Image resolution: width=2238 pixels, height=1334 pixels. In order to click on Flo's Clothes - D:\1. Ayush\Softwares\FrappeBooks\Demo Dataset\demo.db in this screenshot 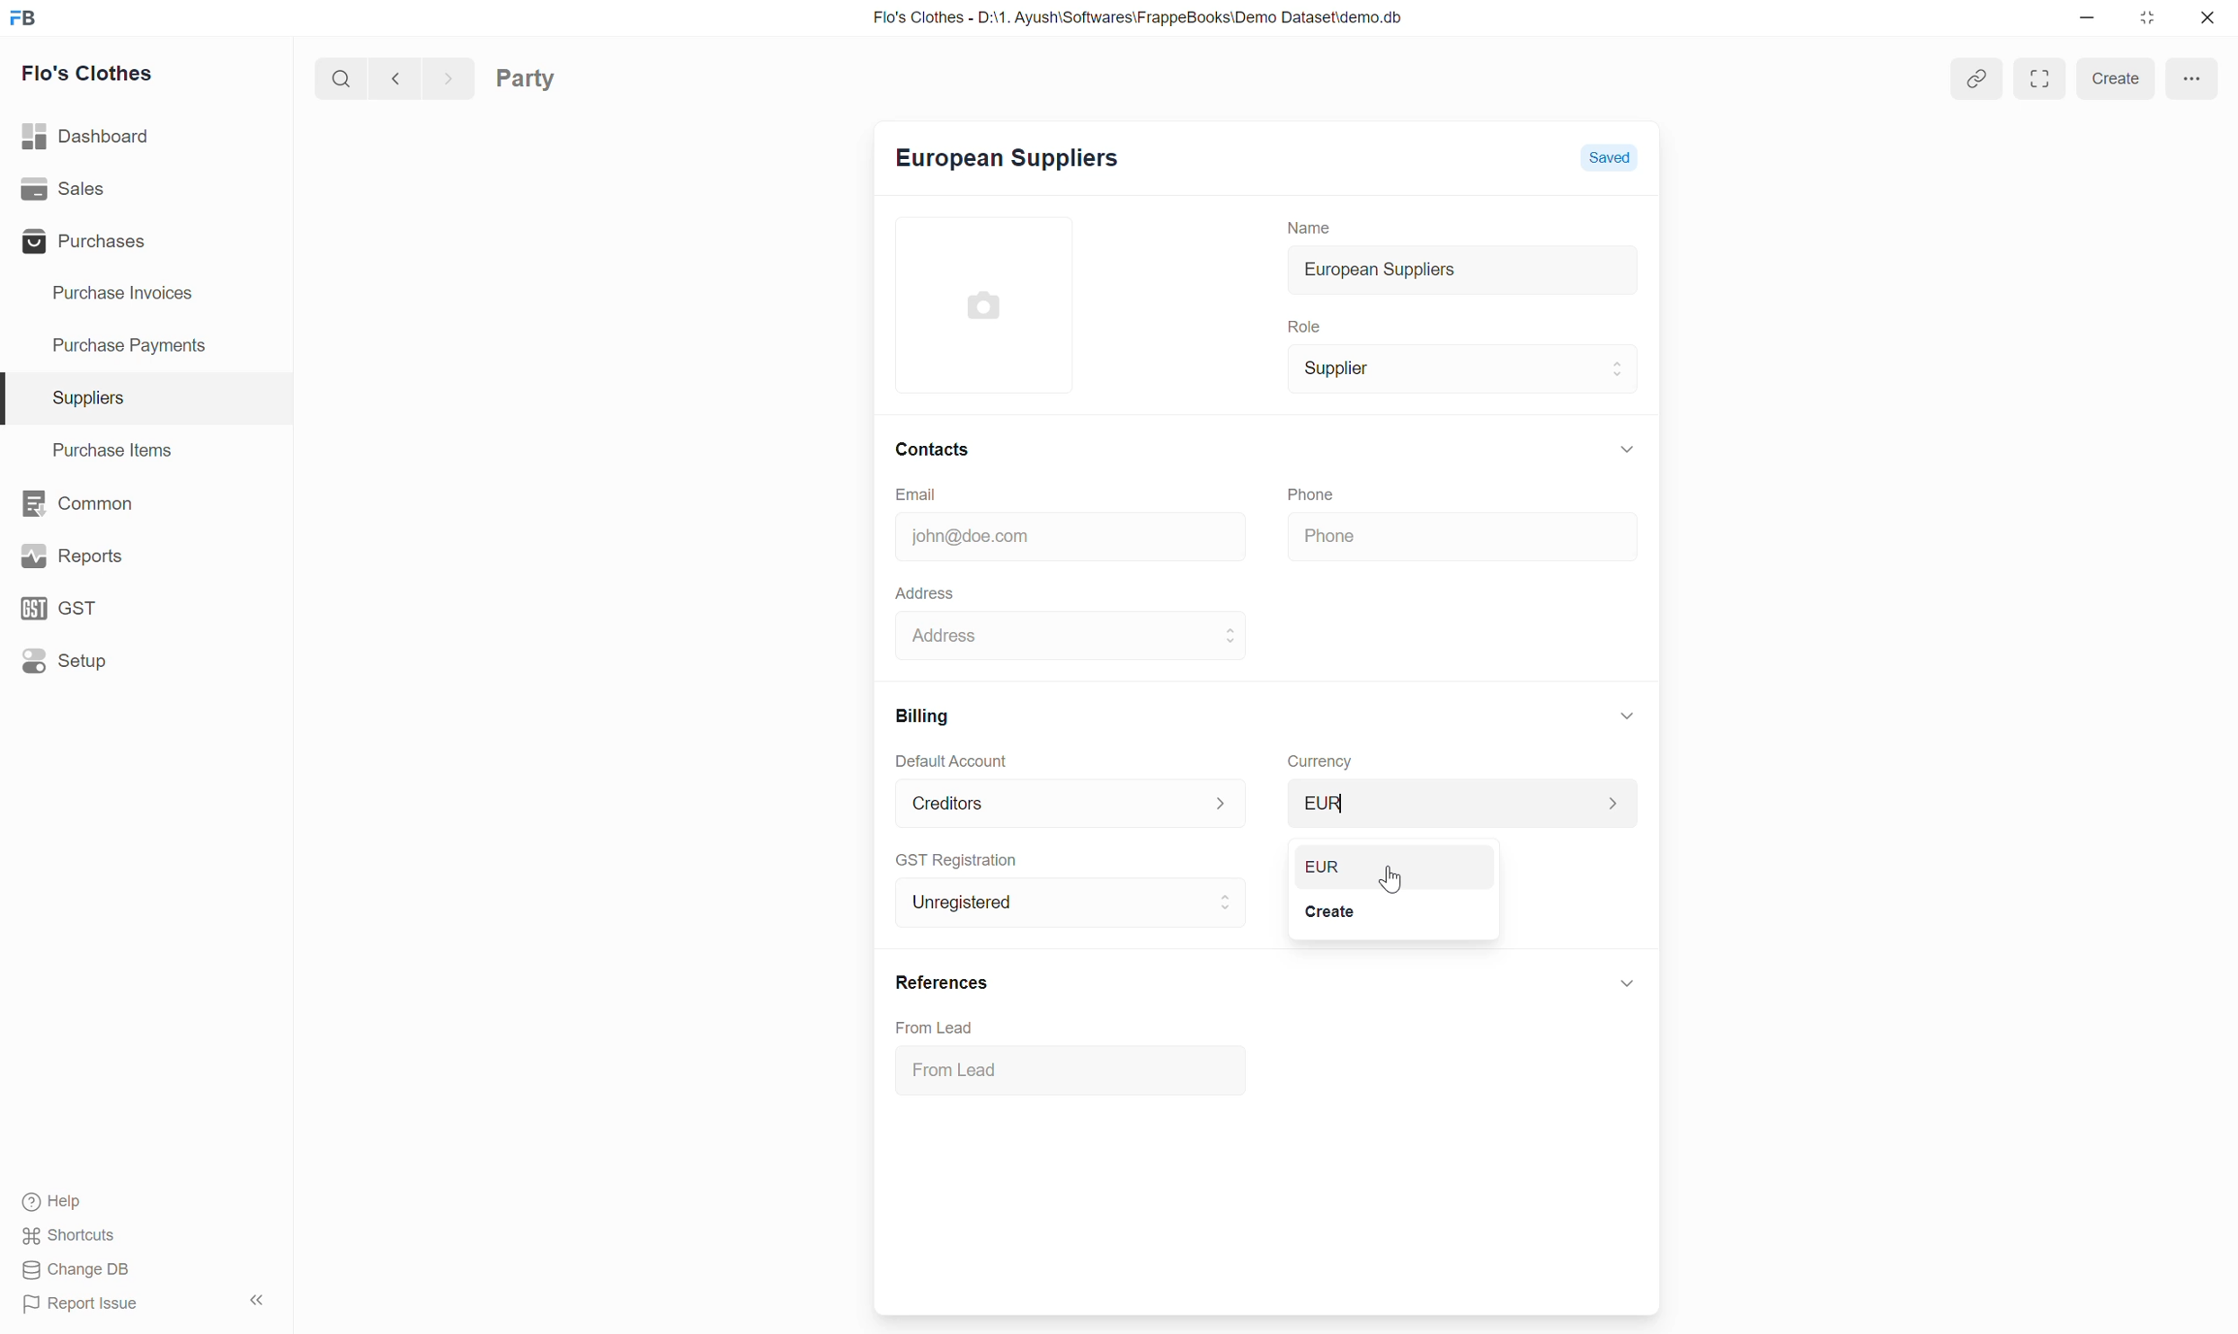, I will do `click(1118, 14)`.